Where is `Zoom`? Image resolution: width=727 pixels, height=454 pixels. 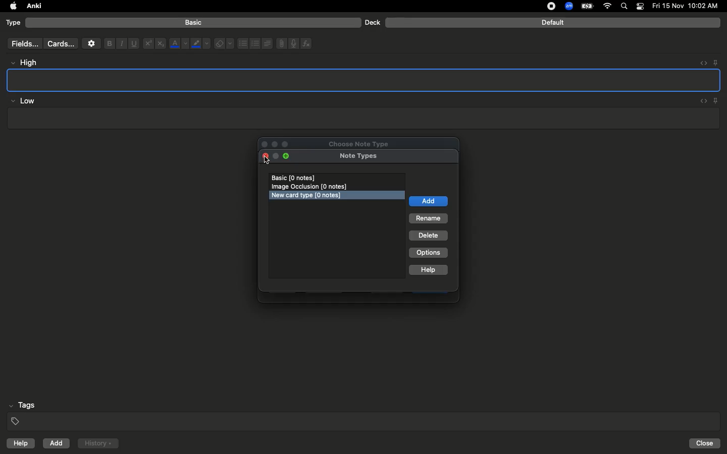
Zoom is located at coordinates (568, 7).